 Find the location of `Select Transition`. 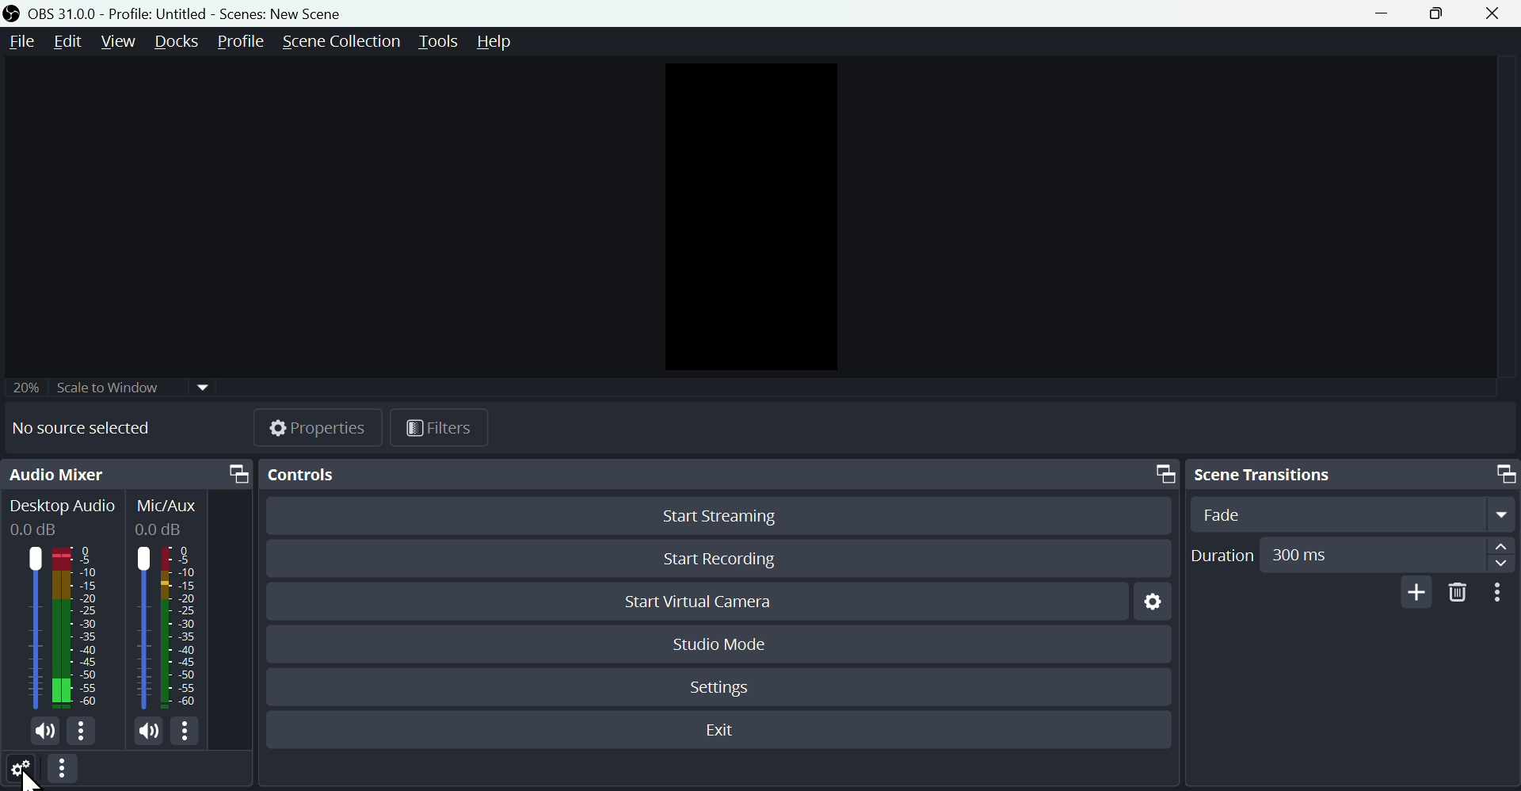

Select Transition is located at coordinates (1353, 514).